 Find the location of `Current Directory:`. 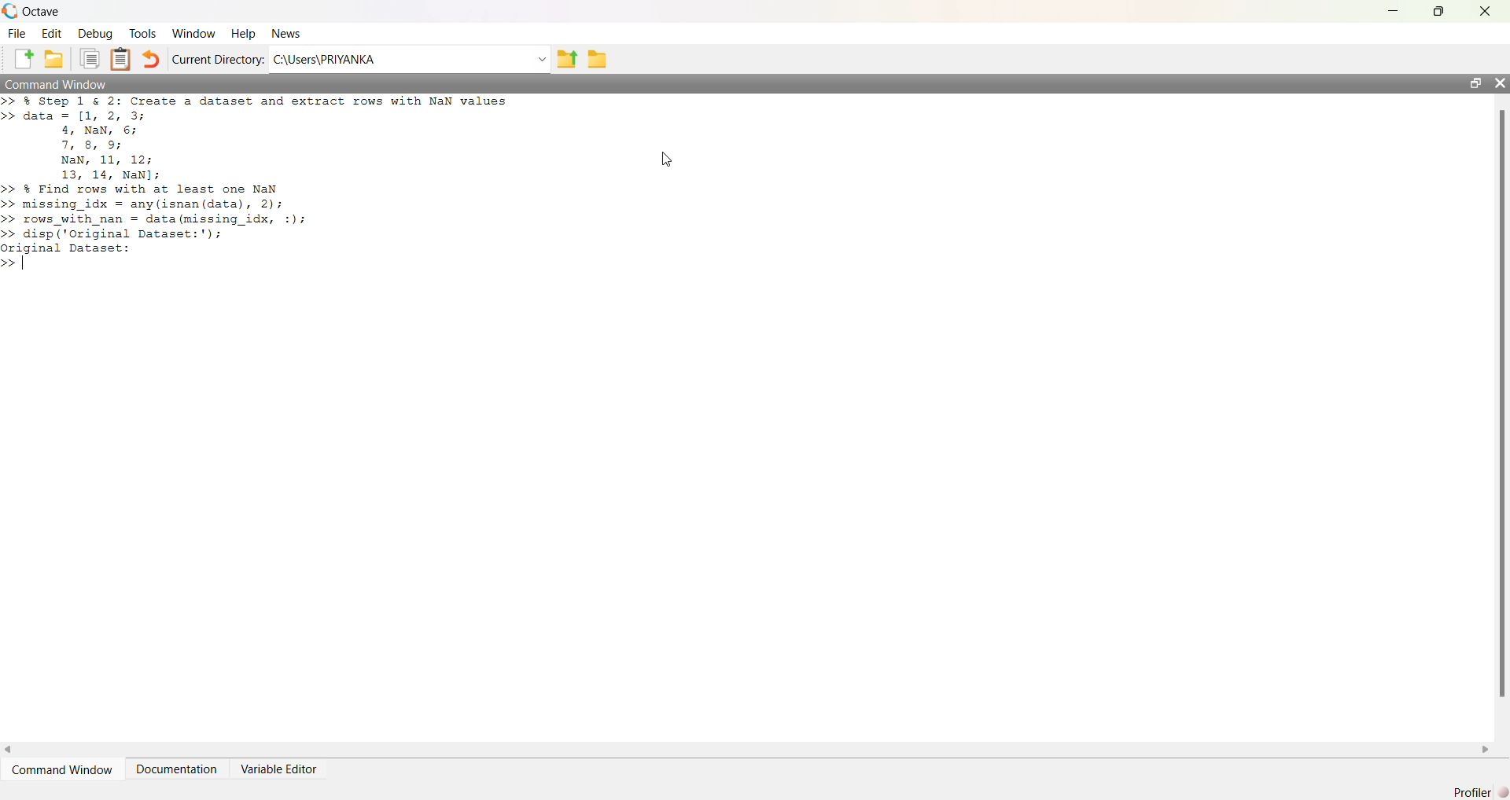

Current Directory: is located at coordinates (219, 59).